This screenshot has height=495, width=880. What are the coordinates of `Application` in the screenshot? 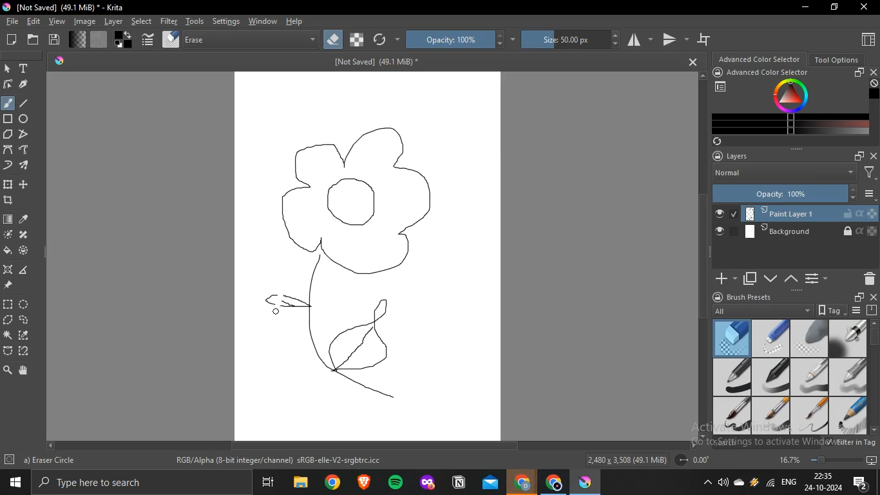 It's located at (396, 483).